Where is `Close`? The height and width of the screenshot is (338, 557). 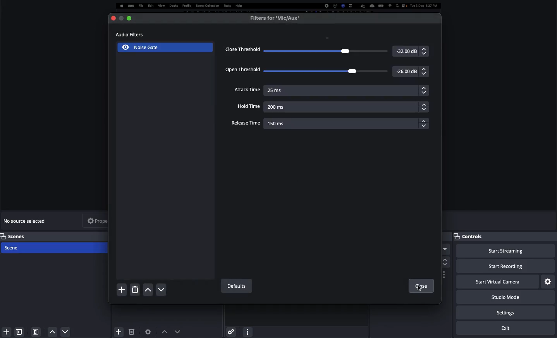
Close is located at coordinates (421, 286).